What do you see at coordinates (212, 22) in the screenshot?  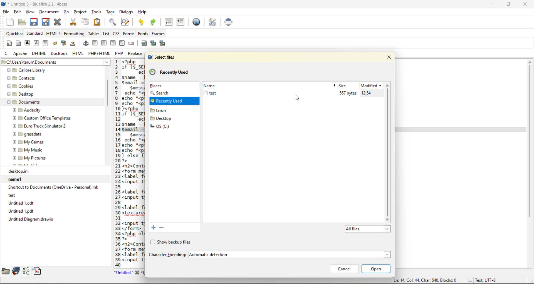 I see `edit preferences` at bounding box center [212, 22].